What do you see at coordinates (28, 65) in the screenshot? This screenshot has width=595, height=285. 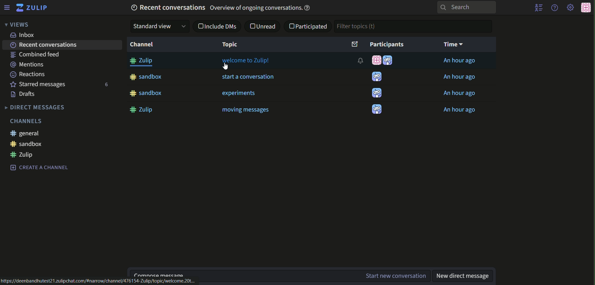 I see `text` at bounding box center [28, 65].